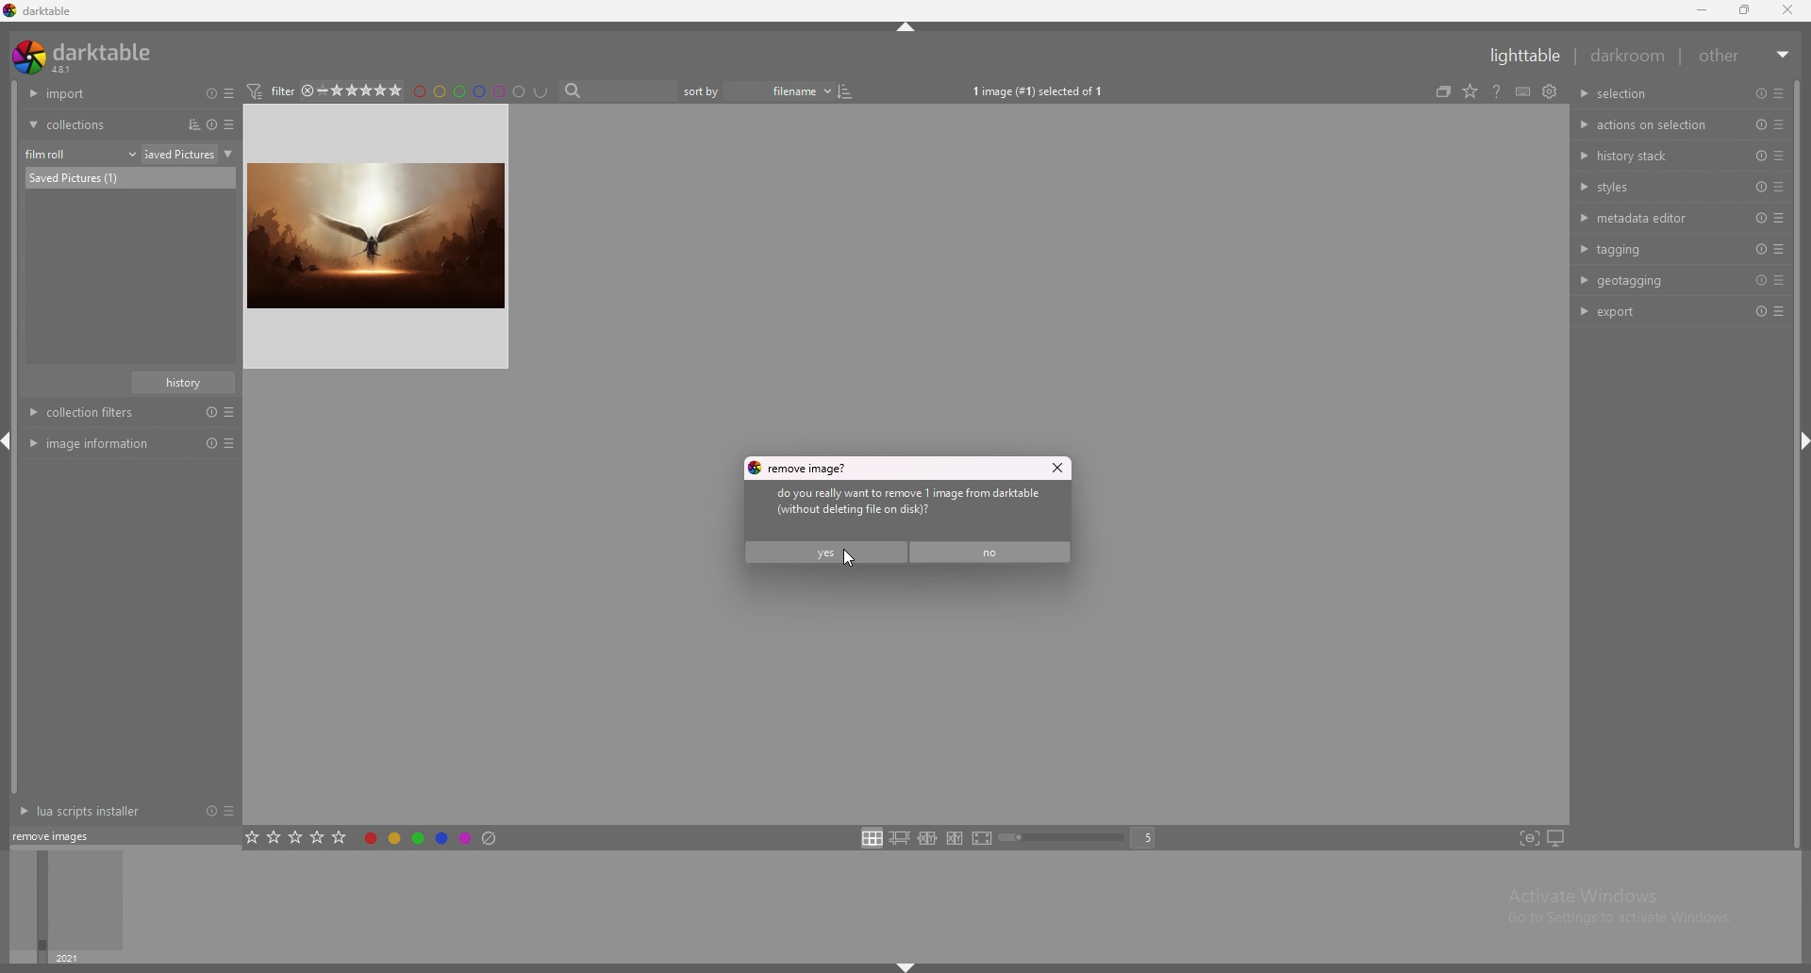 The width and height of the screenshot is (1811, 973). Describe the element at coordinates (1702, 10) in the screenshot. I see `minimize` at that location.